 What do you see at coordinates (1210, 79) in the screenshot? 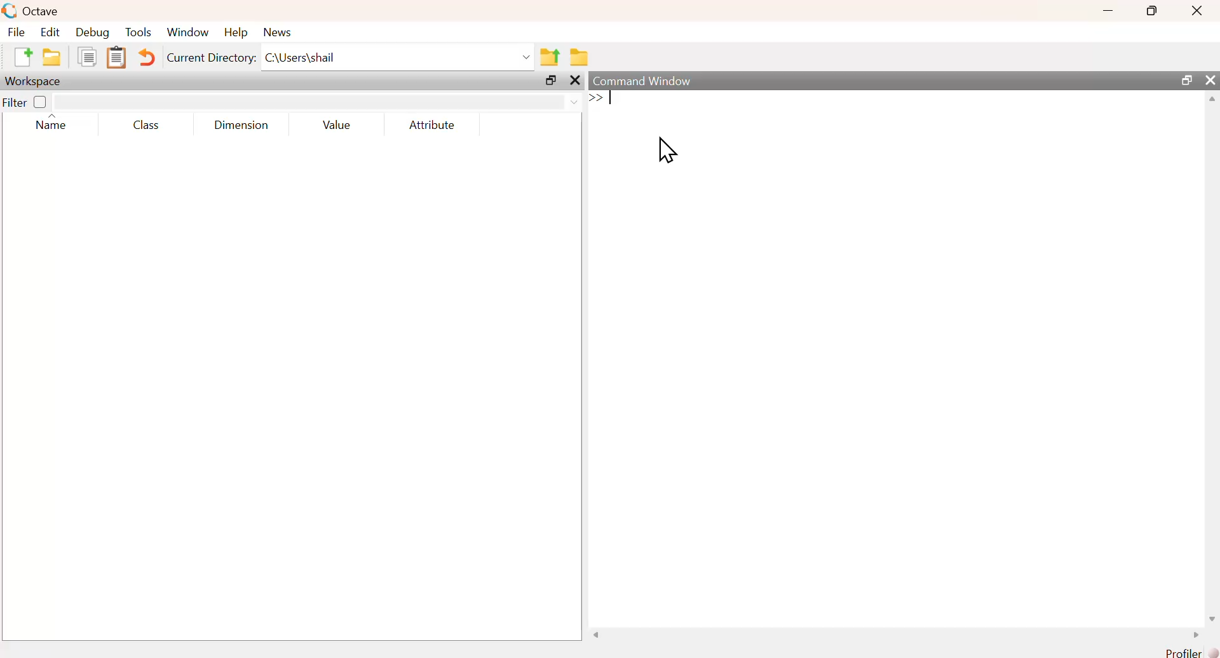
I see `close` at bounding box center [1210, 79].